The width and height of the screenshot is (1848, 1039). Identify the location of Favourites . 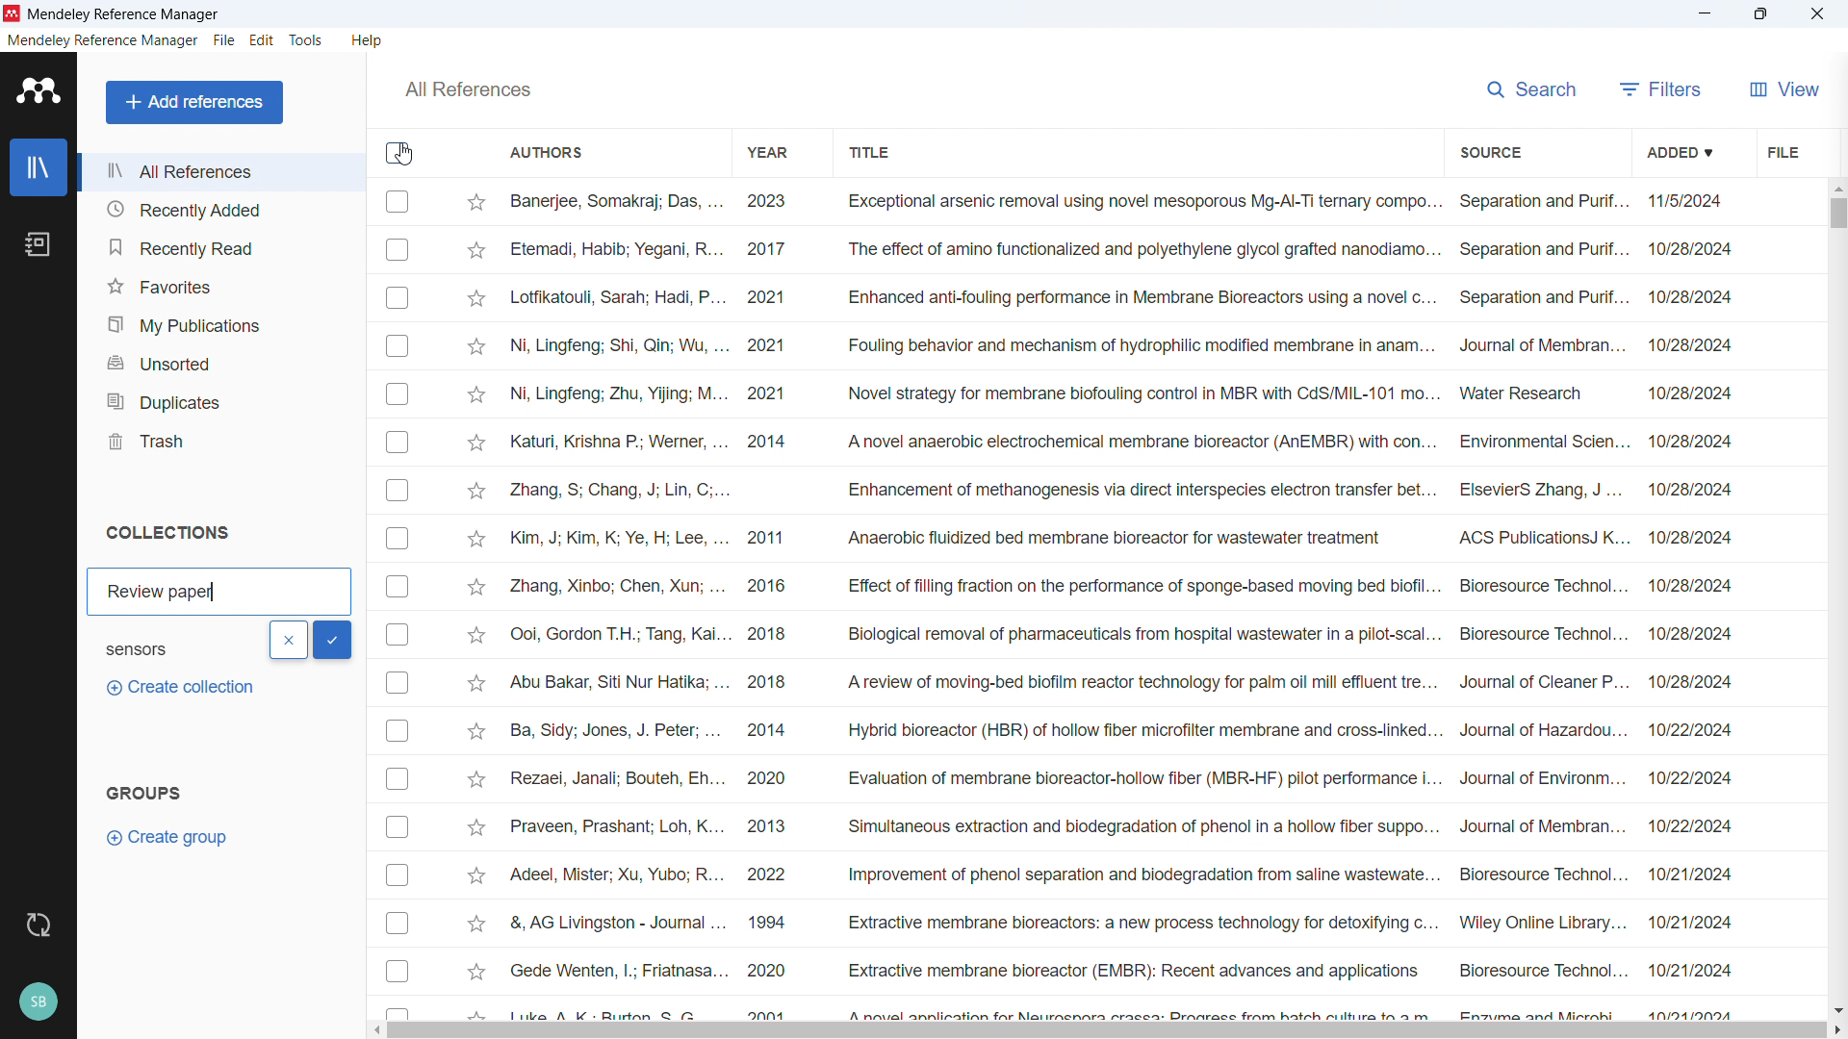
(220, 284).